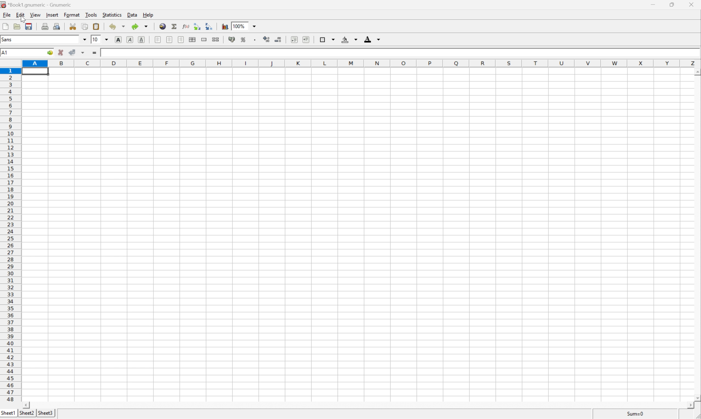  What do you see at coordinates (34, 14) in the screenshot?
I see `view` at bounding box center [34, 14].